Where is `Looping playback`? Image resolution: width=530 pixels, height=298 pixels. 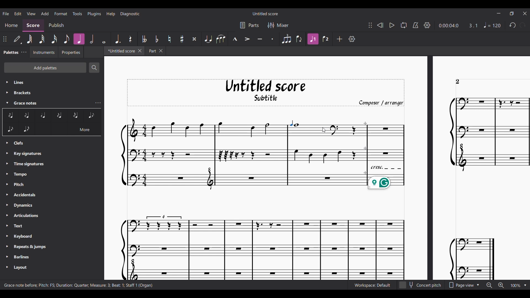 Looping playback is located at coordinates (404, 25).